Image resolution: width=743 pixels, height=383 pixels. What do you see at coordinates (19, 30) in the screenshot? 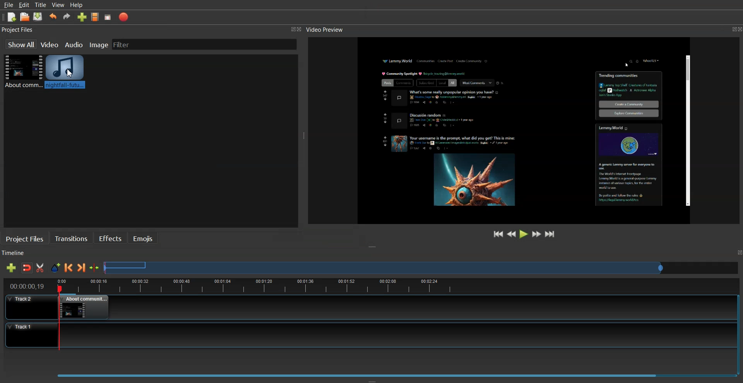
I see `Project Files` at bounding box center [19, 30].